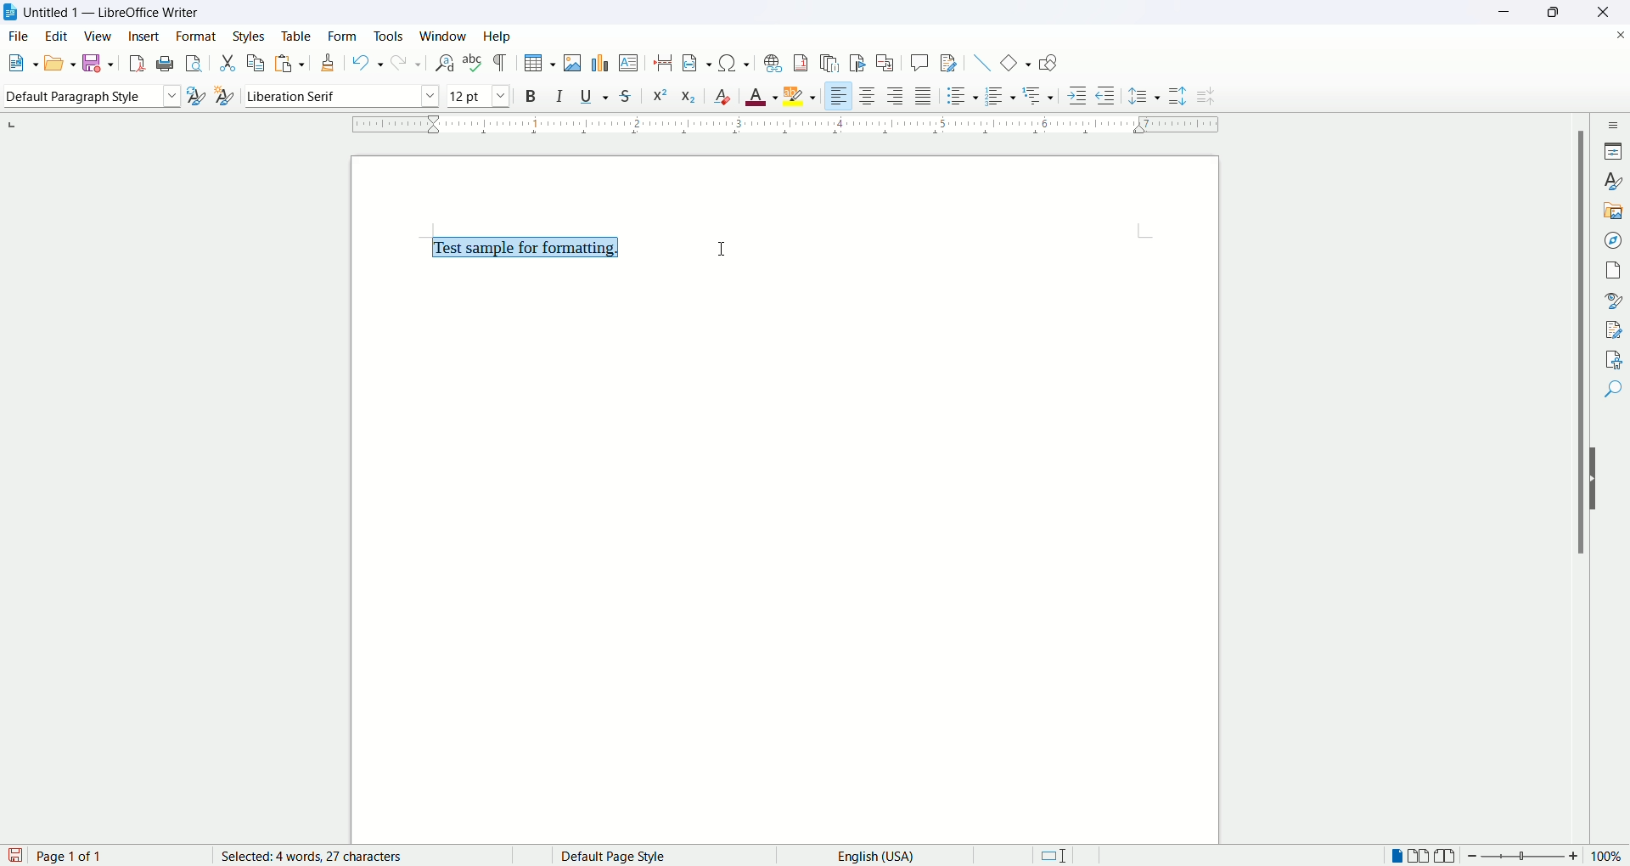  I want to click on new, so click(22, 63).